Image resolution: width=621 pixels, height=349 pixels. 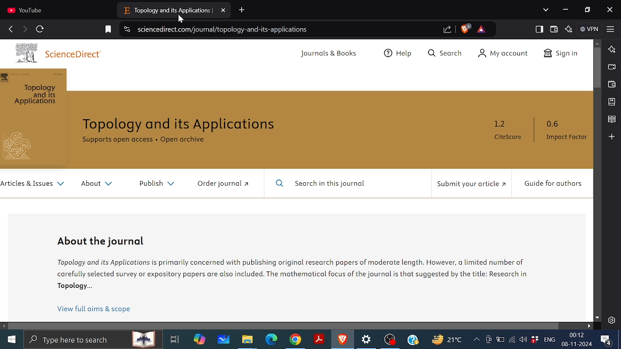 I want to click on Rewards, so click(x=481, y=29).